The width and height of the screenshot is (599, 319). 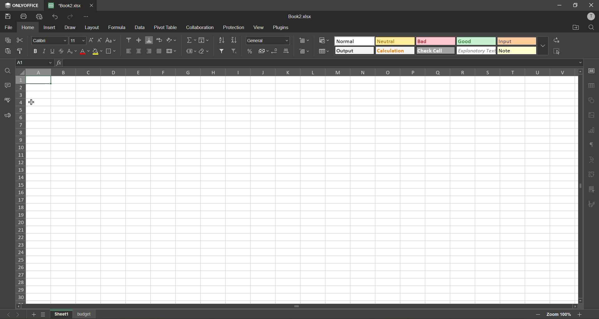 What do you see at coordinates (593, 130) in the screenshot?
I see `charts` at bounding box center [593, 130].